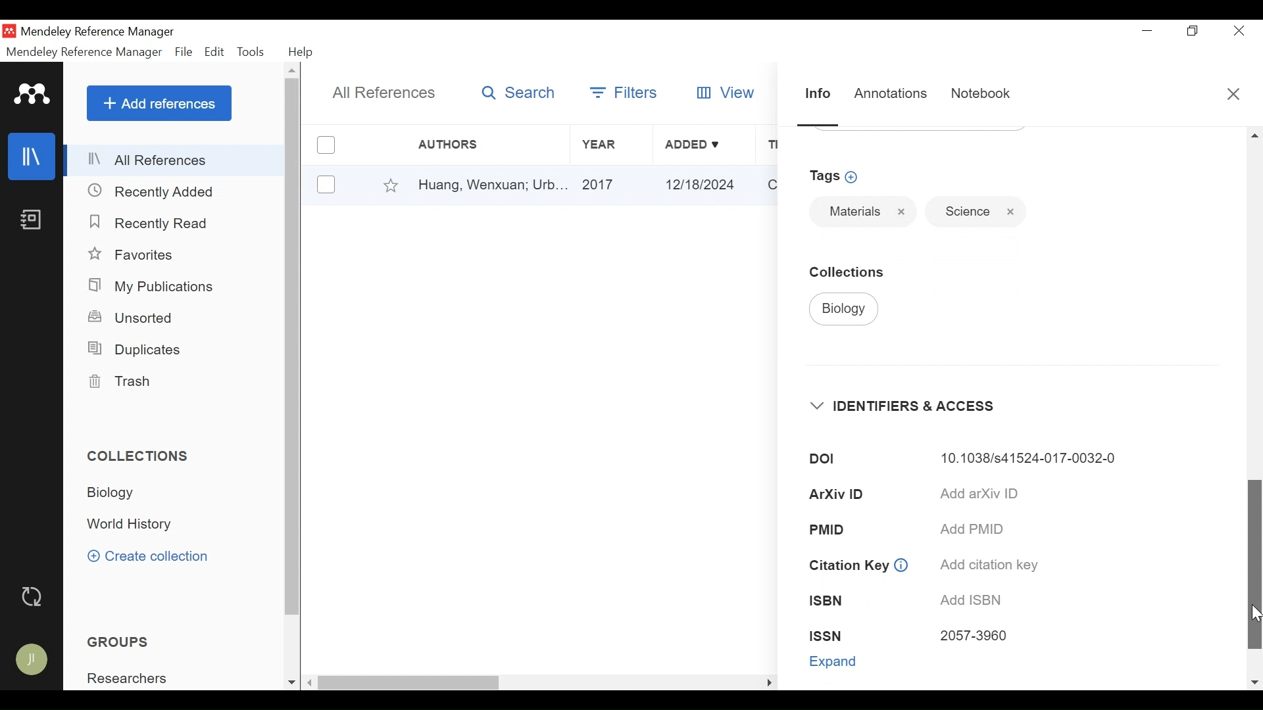 This screenshot has height=710, width=1263. What do you see at coordinates (147, 556) in the screenshot?
I see `Create Collection` at bounding box center [147, 556].